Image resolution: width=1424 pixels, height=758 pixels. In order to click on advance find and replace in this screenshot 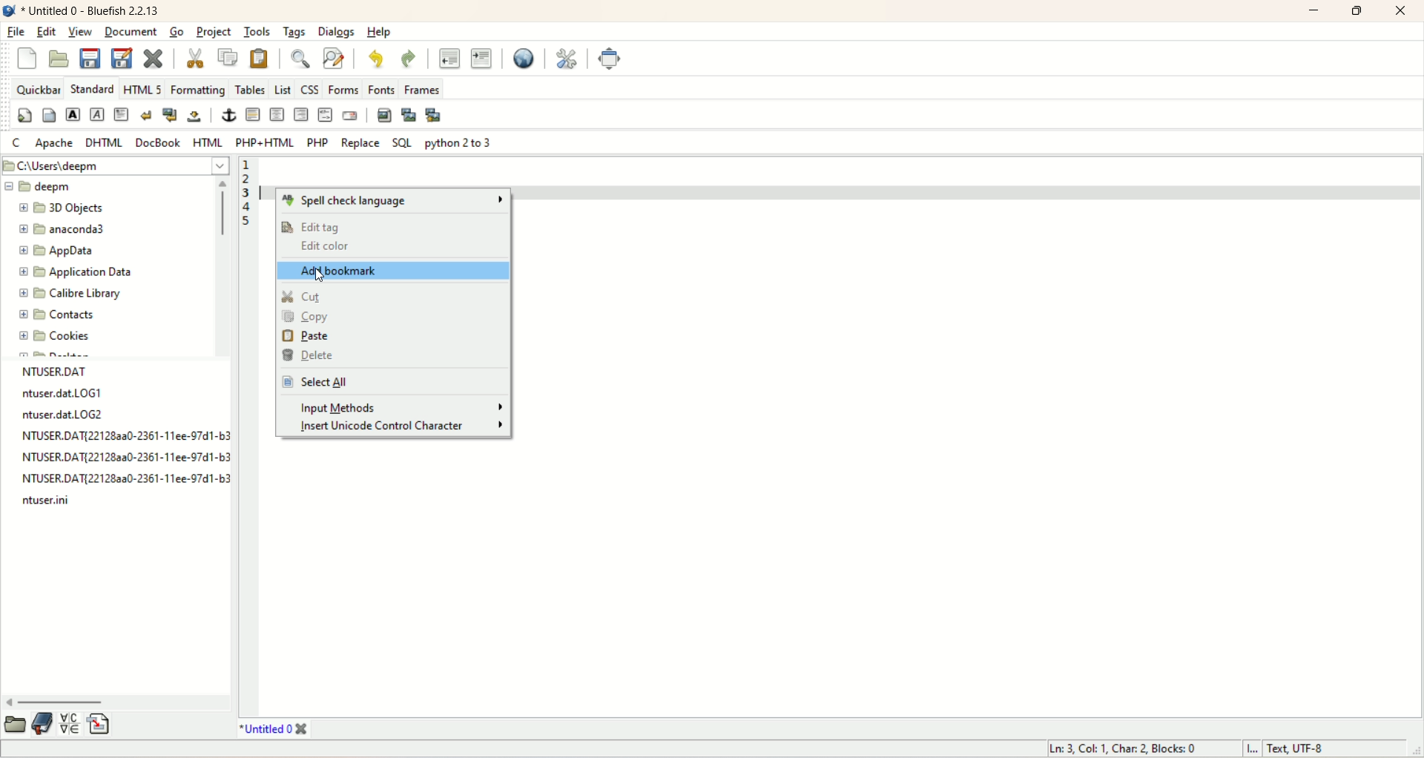, I will do `click(332, 59)`.